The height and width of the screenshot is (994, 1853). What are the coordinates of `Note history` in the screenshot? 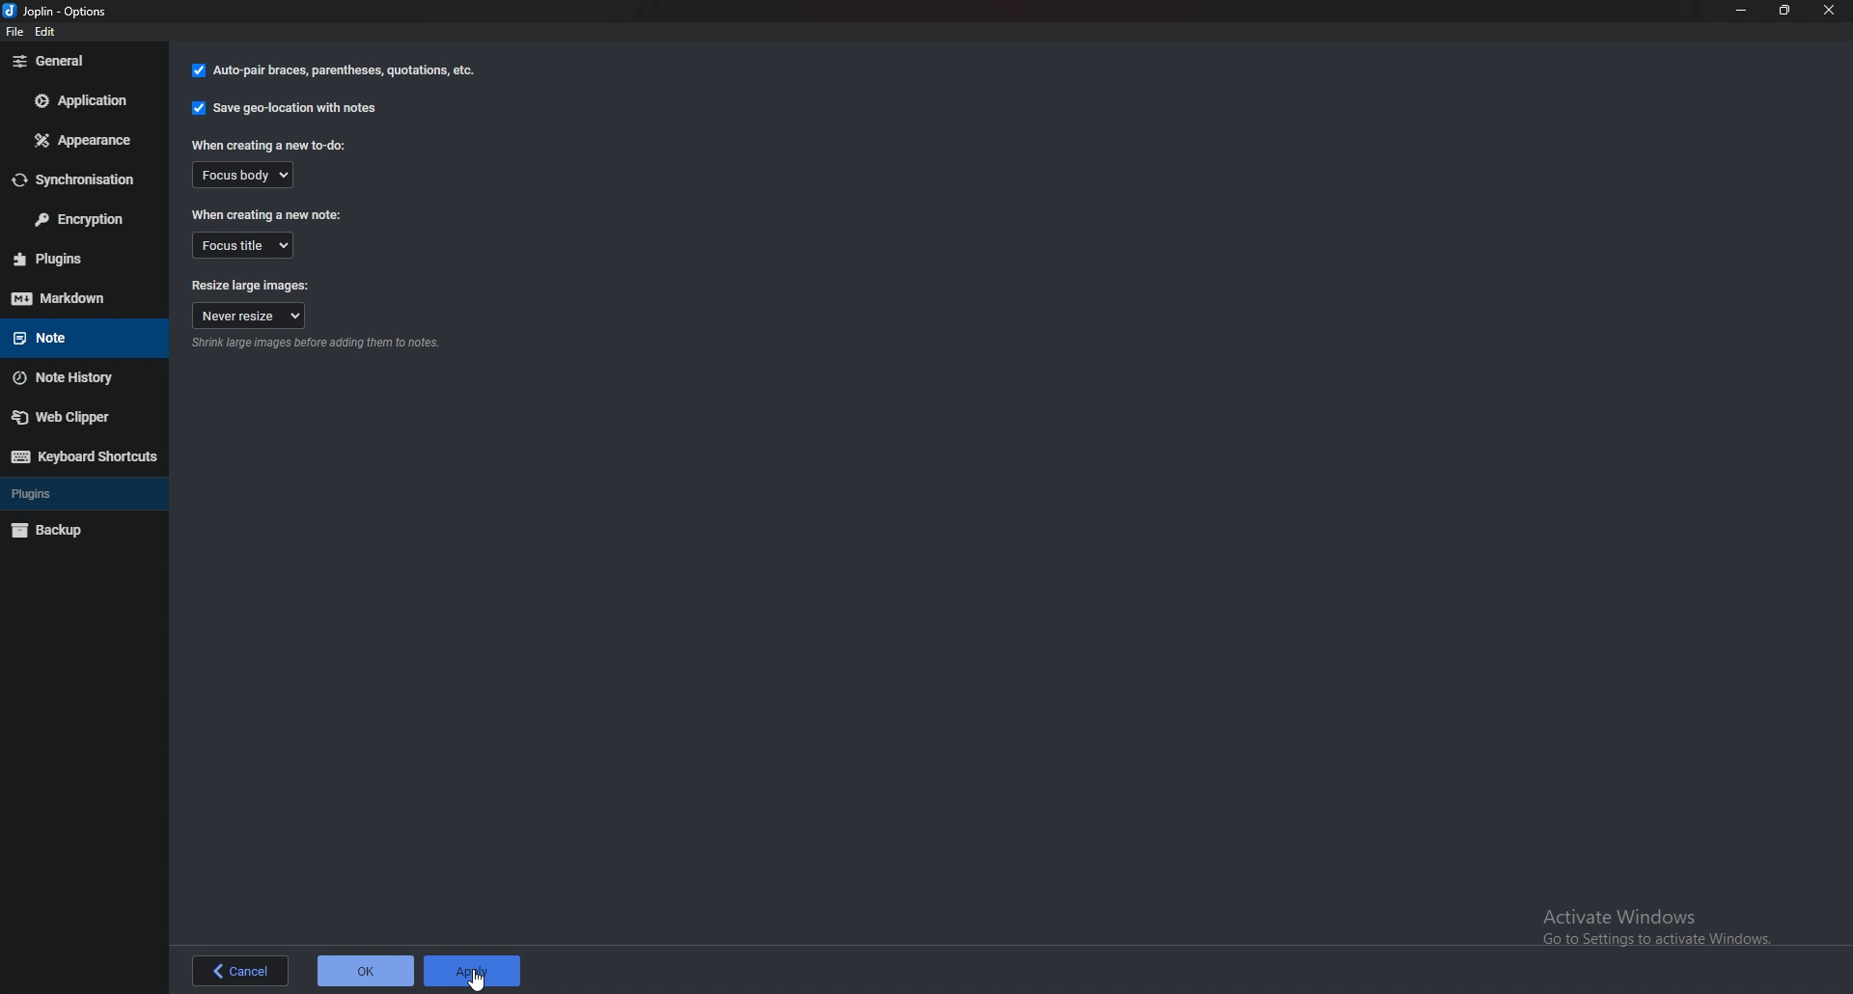 It's located at (76, 378).